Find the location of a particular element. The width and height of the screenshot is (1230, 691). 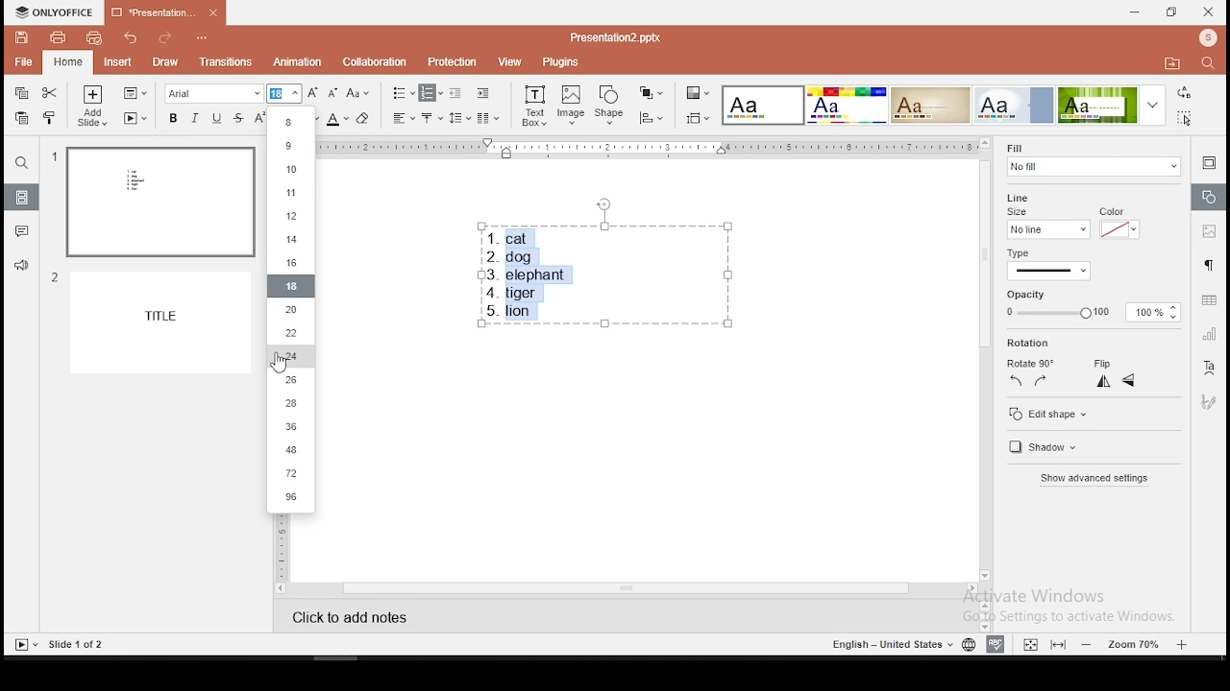

72 is located at coordinates (288, 473).